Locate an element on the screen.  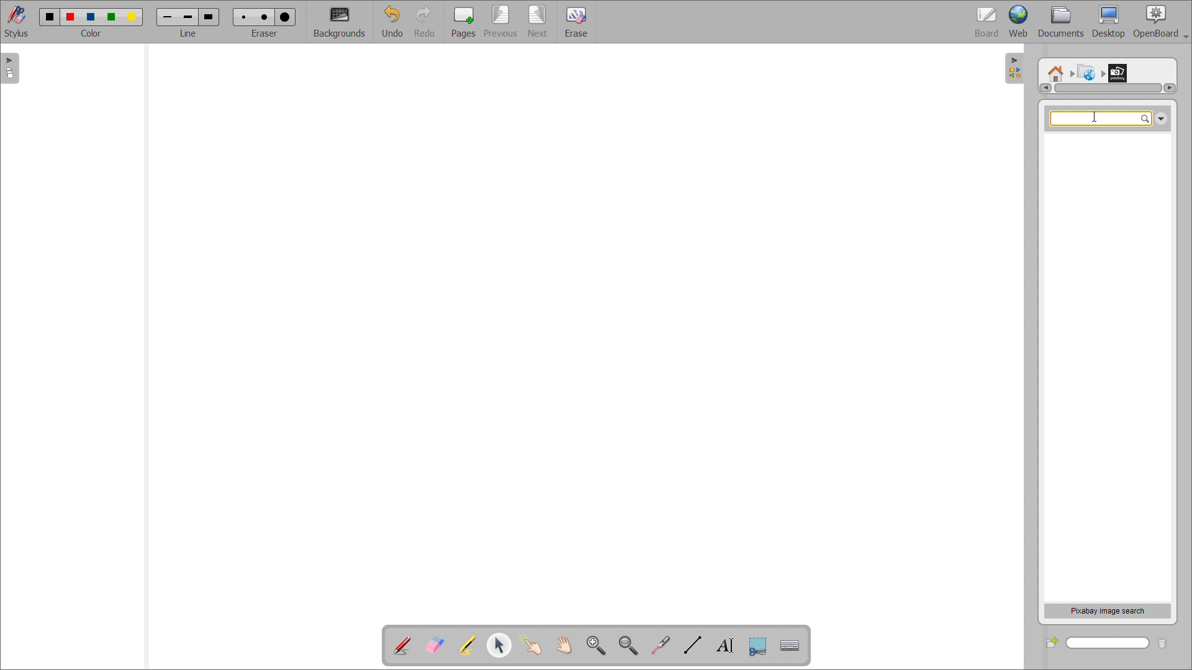
Large eraser is located at coordinates (287, 15).